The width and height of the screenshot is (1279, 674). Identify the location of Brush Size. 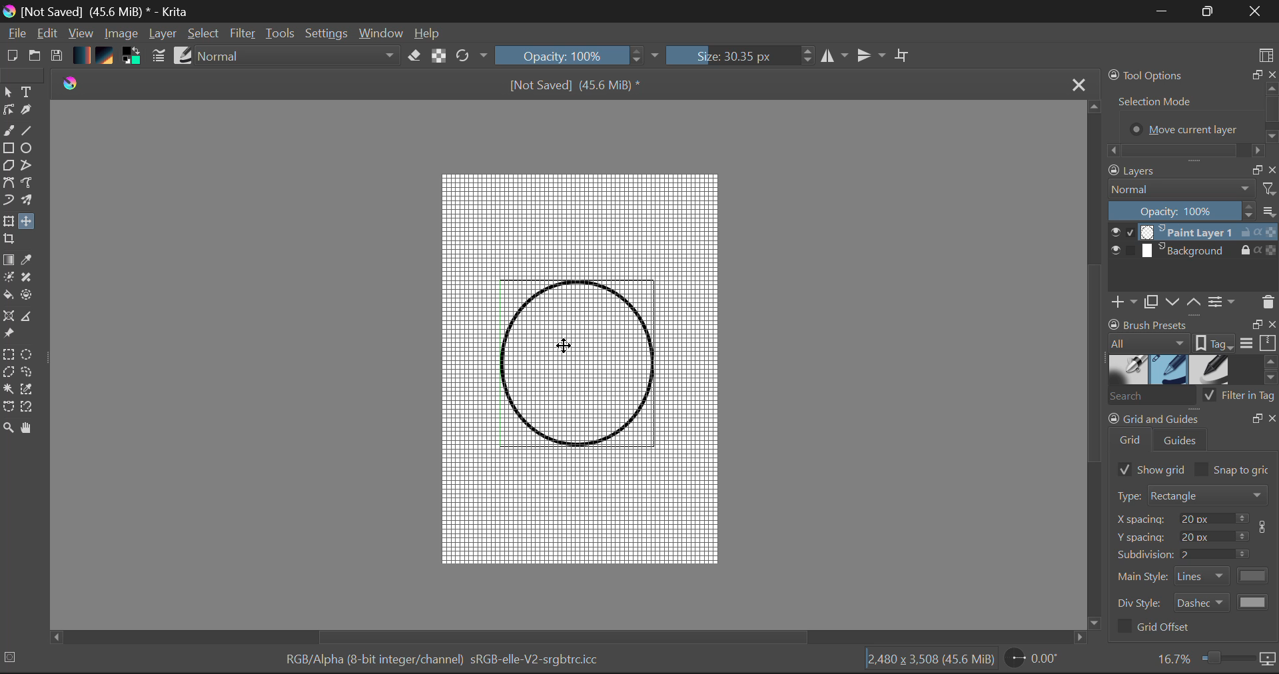
(741, 56).